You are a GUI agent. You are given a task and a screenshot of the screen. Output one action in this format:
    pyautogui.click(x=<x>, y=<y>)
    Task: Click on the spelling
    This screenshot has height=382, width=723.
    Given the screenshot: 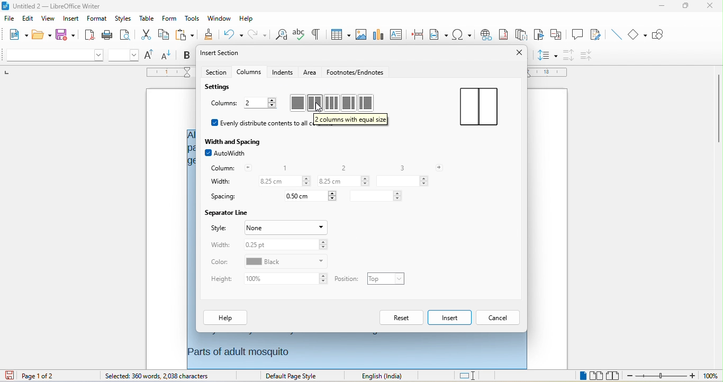 What is the action you would take?
    pyautogui.click(x=300, y=35)
    